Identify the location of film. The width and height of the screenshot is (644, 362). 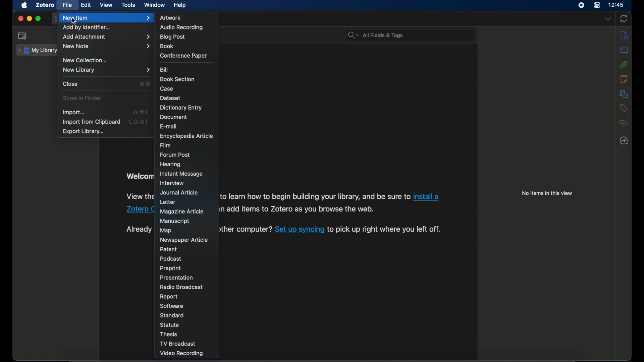
(166, 145).